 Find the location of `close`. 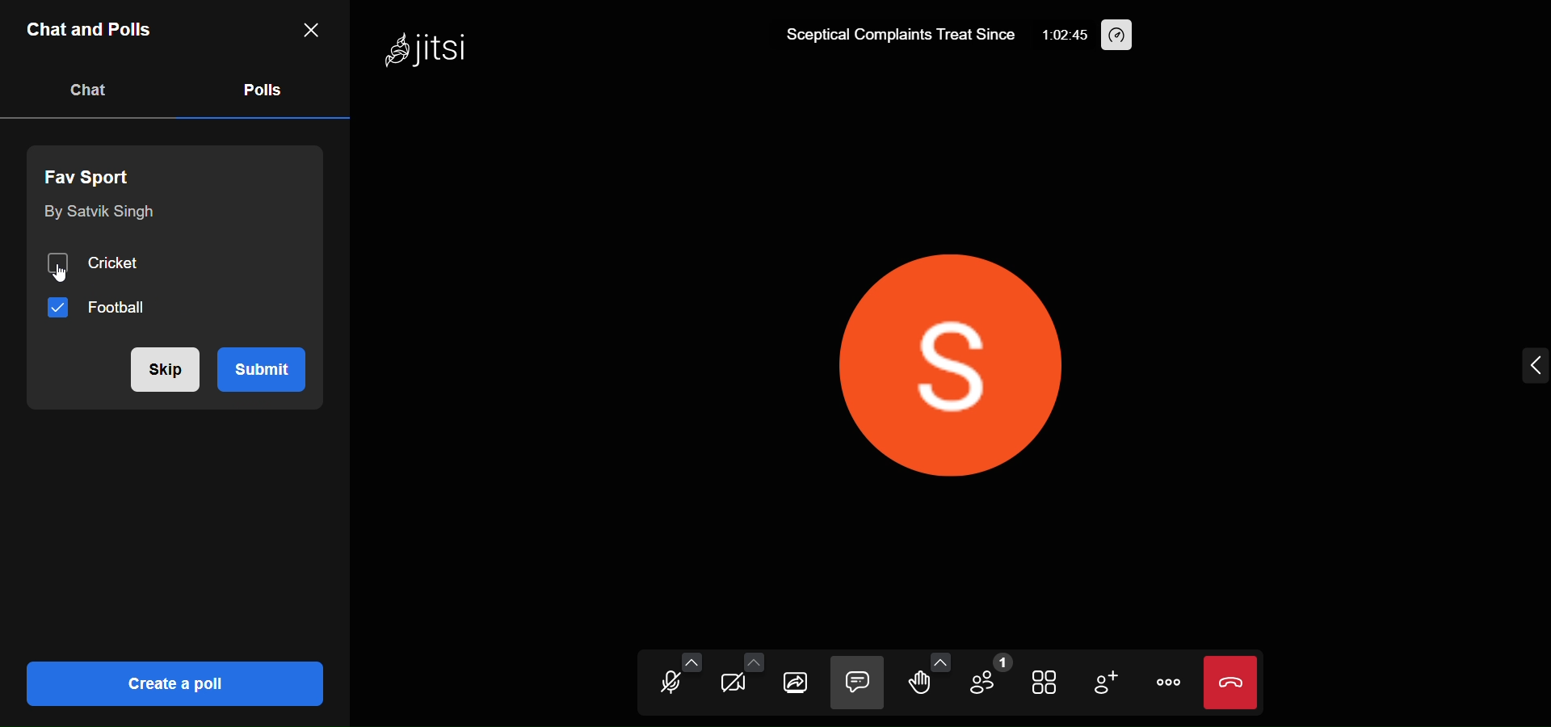

close is located at coordinates (309, 28).